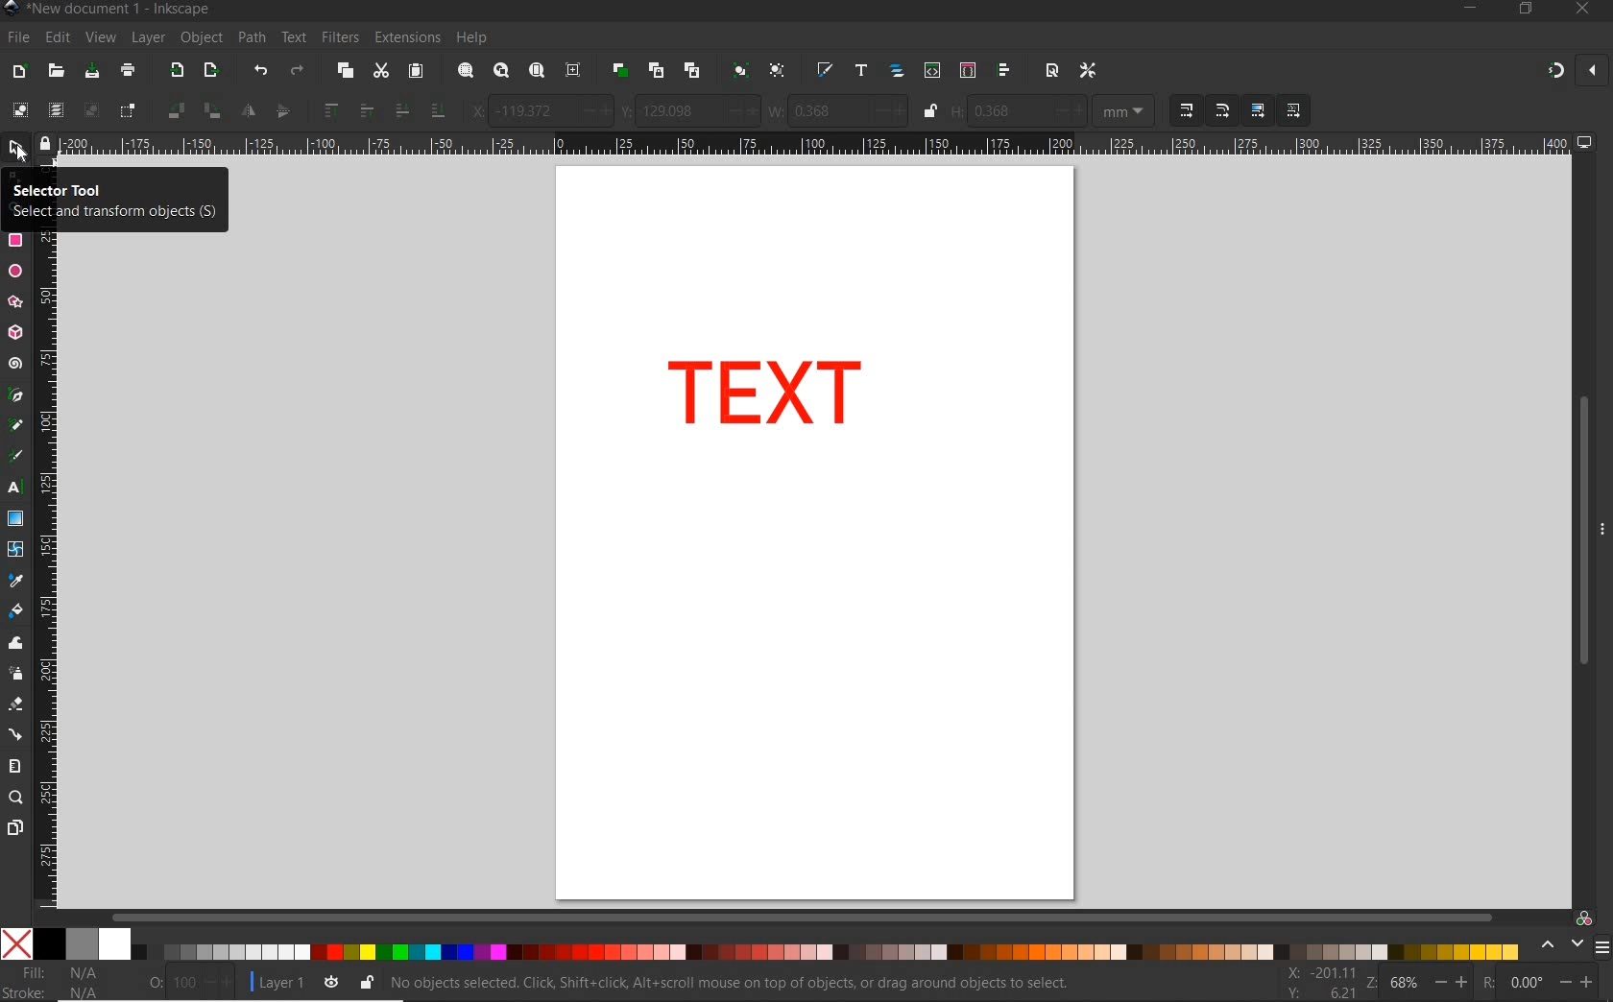  What do you see at coordinates (149, 37) in the screenshot?
I see `LAYER` at bounding box center [149, 37].